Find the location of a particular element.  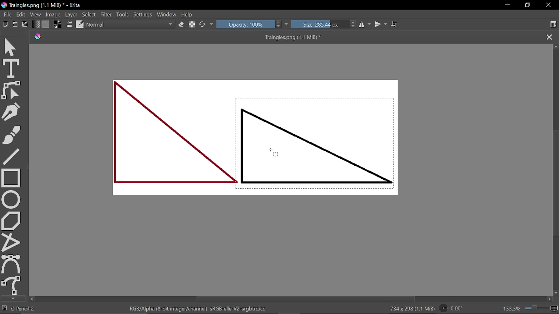

View is located at coordinates (35, 14).